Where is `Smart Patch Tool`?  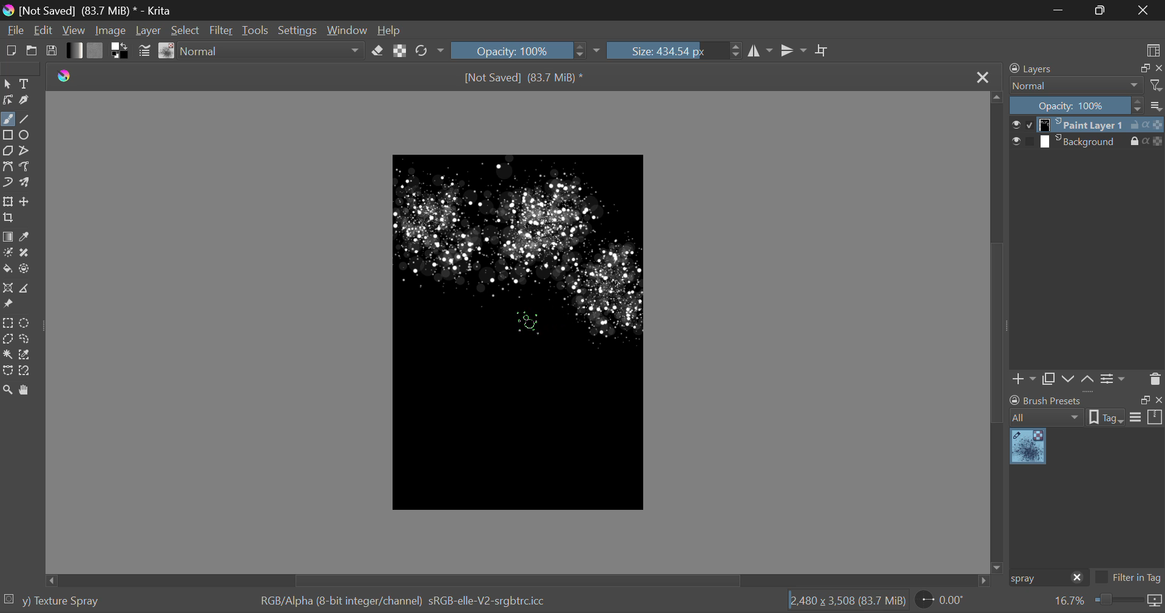
Smart Patch Tool is located at coordinates (25, 256).